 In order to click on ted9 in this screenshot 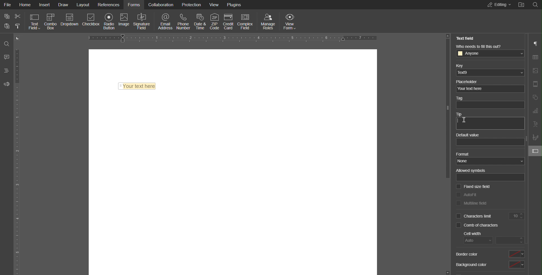, I will do `click(491, 73)`.